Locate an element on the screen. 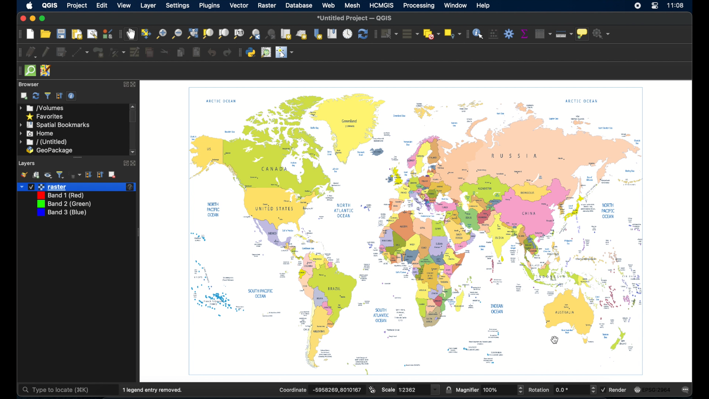 Image resolution: width=709 pixels, height=399 pixels. world map png is located at coordinates (420, 232).